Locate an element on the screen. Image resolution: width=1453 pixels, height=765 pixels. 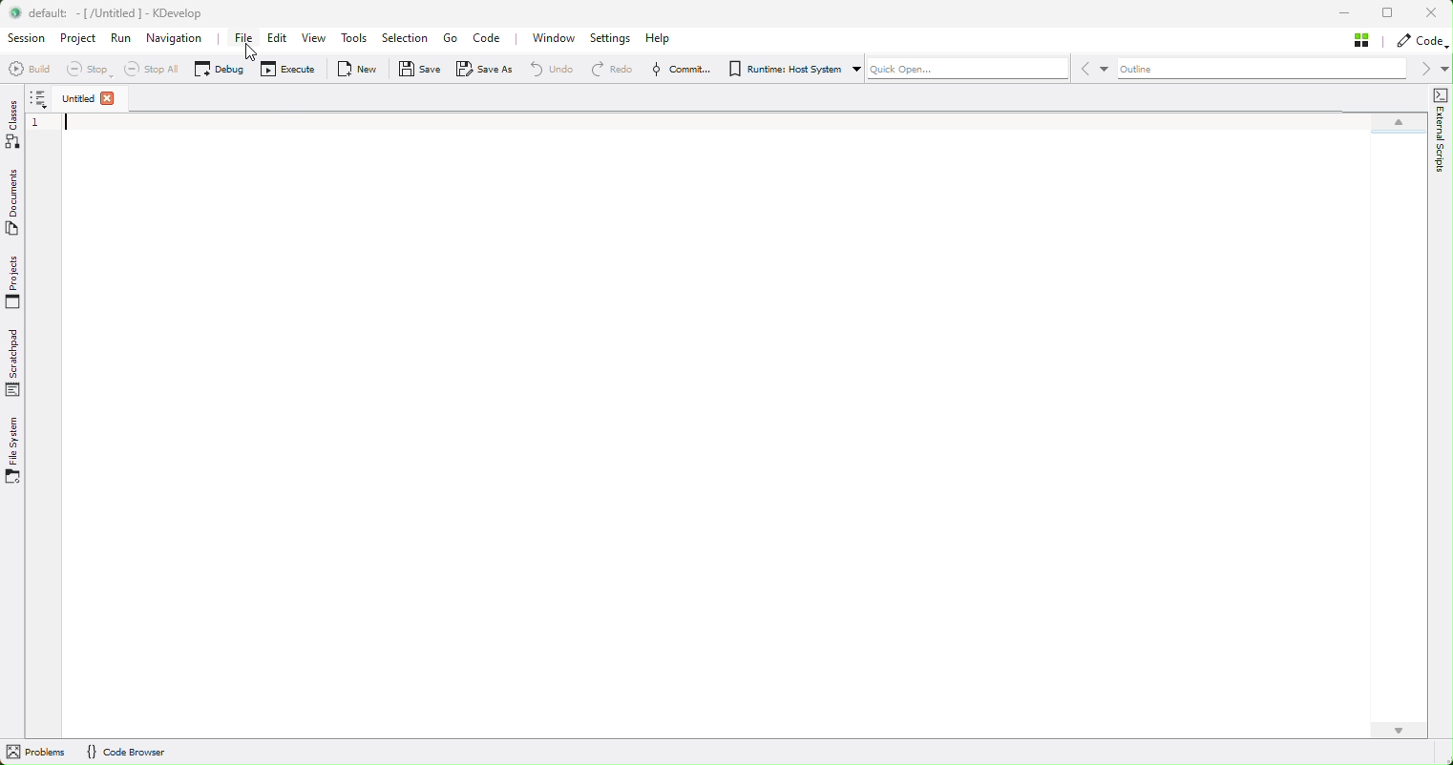
Navigation is located at coordinates (174, 40).